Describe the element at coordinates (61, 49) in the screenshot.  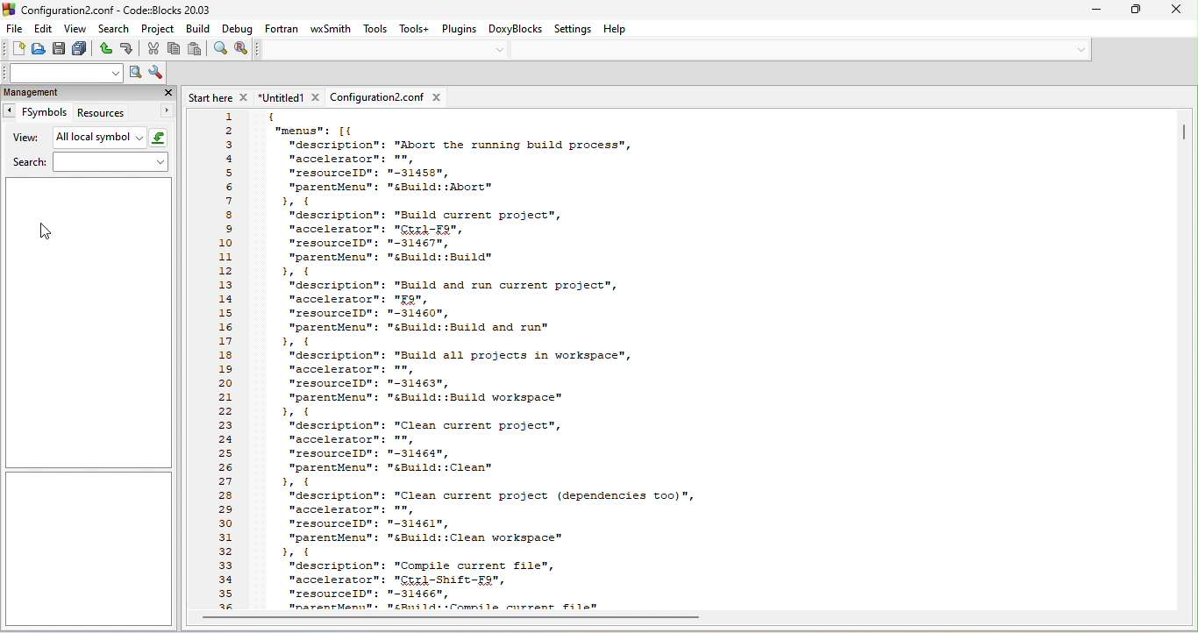
I see `save` at that location.